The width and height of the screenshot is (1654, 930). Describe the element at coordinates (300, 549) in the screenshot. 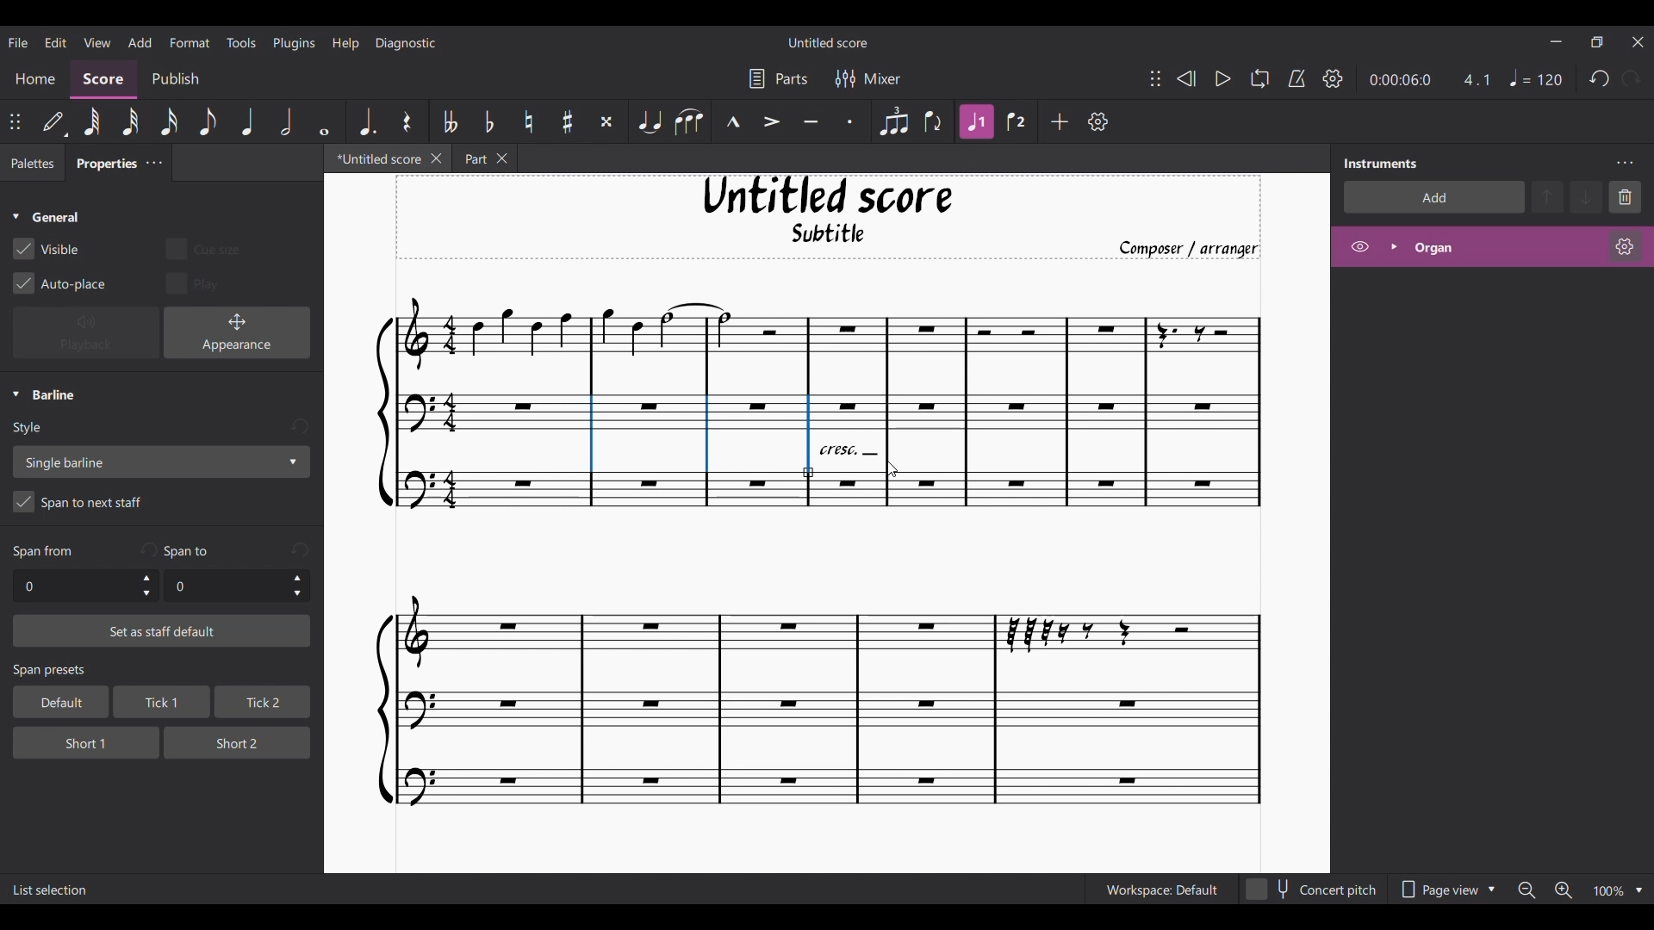

I see `Undo input made` at that location.